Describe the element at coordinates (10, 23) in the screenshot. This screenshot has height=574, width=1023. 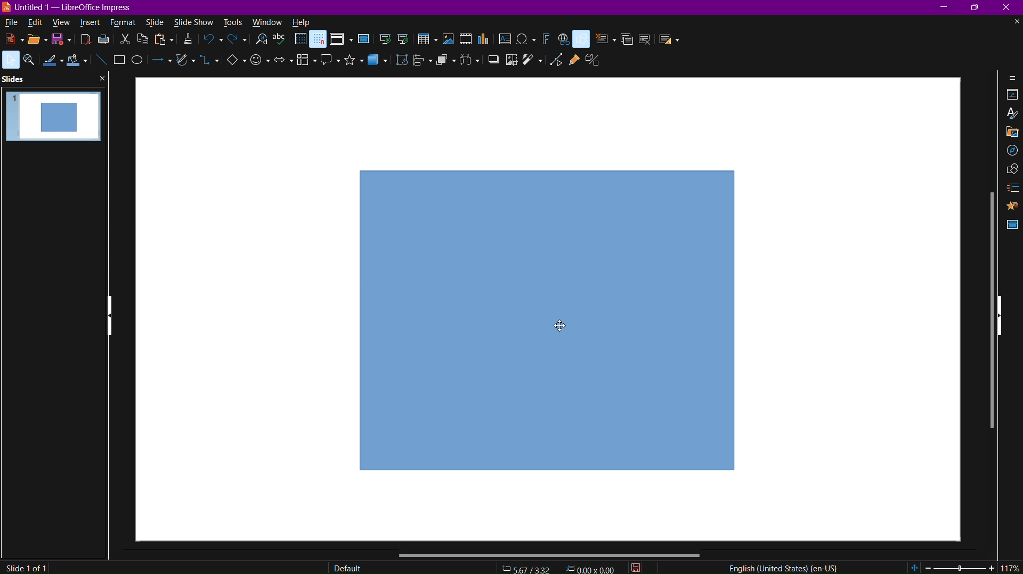
I see `file` at that location.